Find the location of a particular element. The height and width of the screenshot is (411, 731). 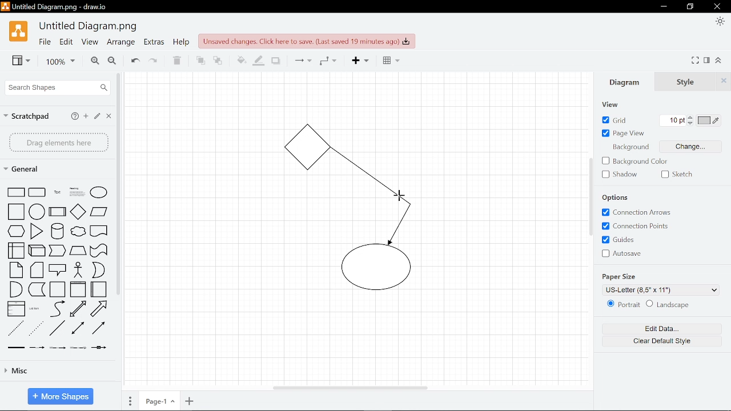

checkbox is located at coordinates (605, 253).